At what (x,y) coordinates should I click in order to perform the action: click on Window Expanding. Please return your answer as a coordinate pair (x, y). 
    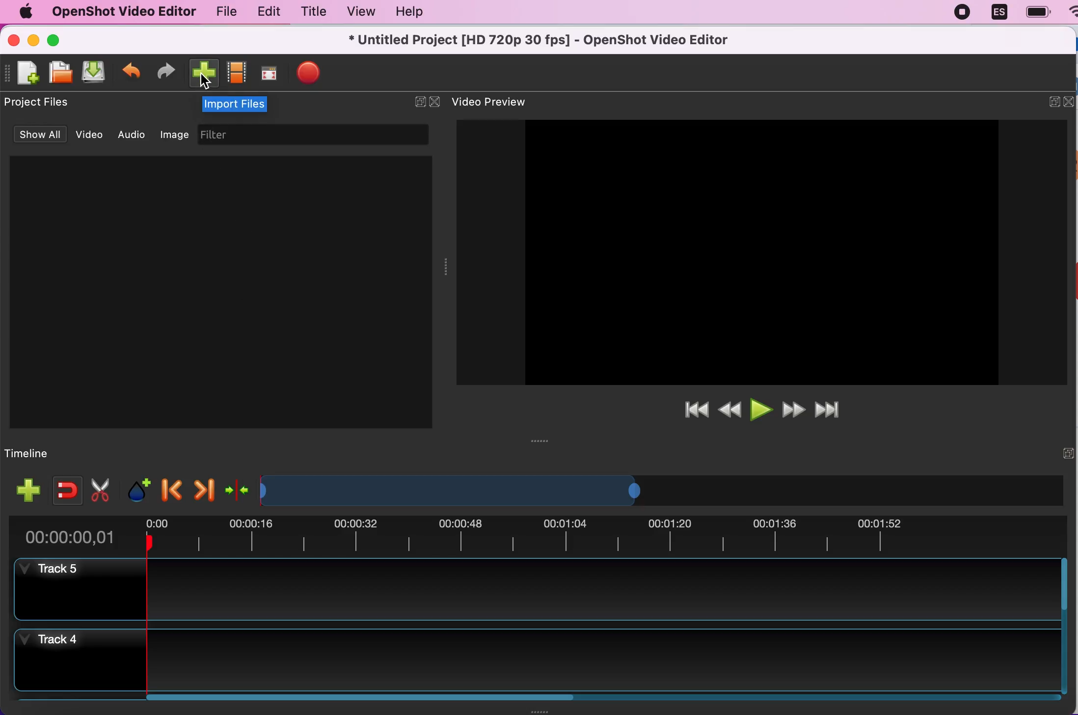
    Looking at the image, I should click on (539, 440).